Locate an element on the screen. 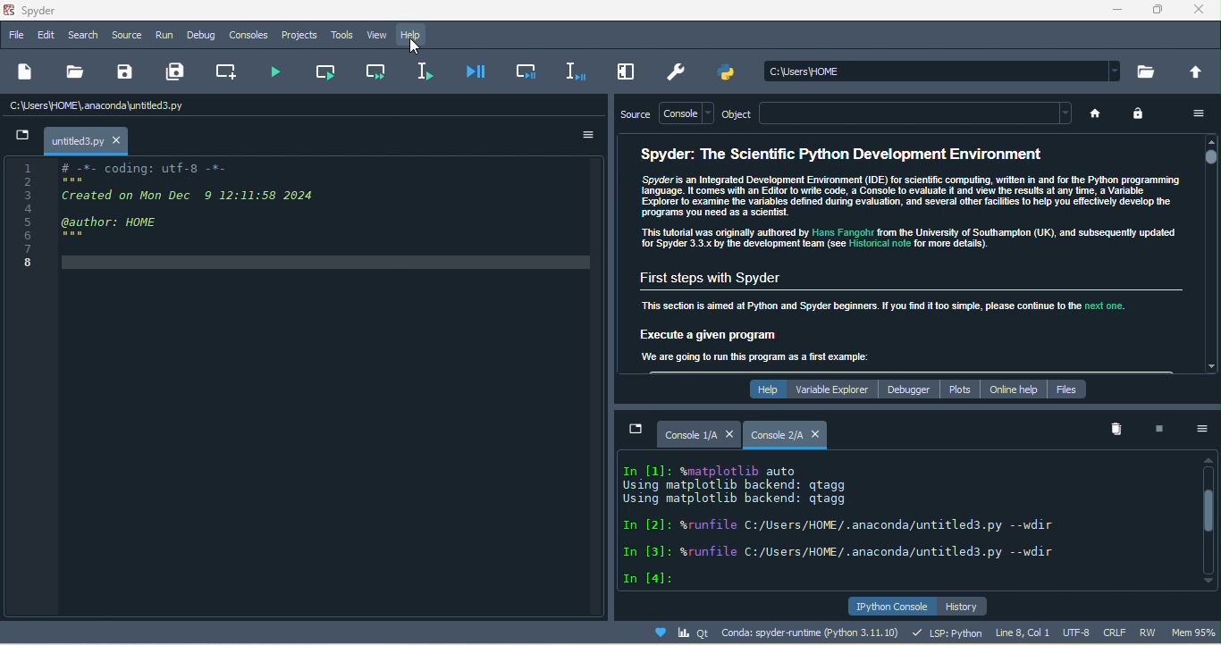 The width and height of the screenshot is (1221, 645). console is located at coordinates (250, 36).